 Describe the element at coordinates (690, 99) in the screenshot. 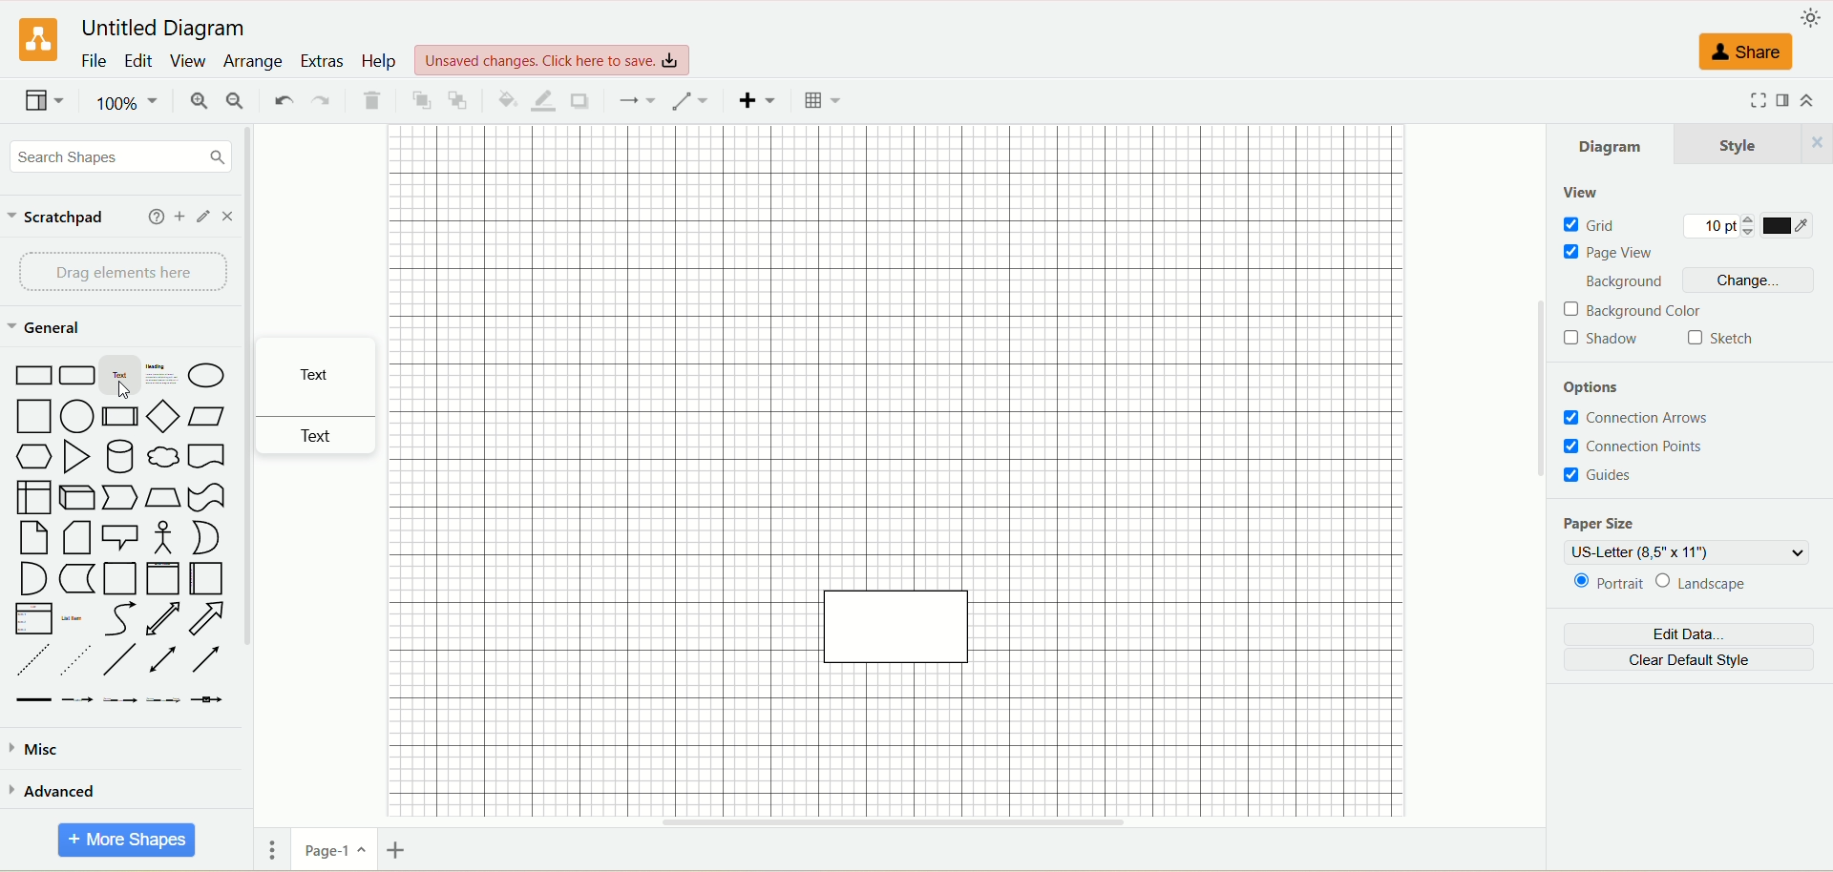

I see `waypoint` at that location.